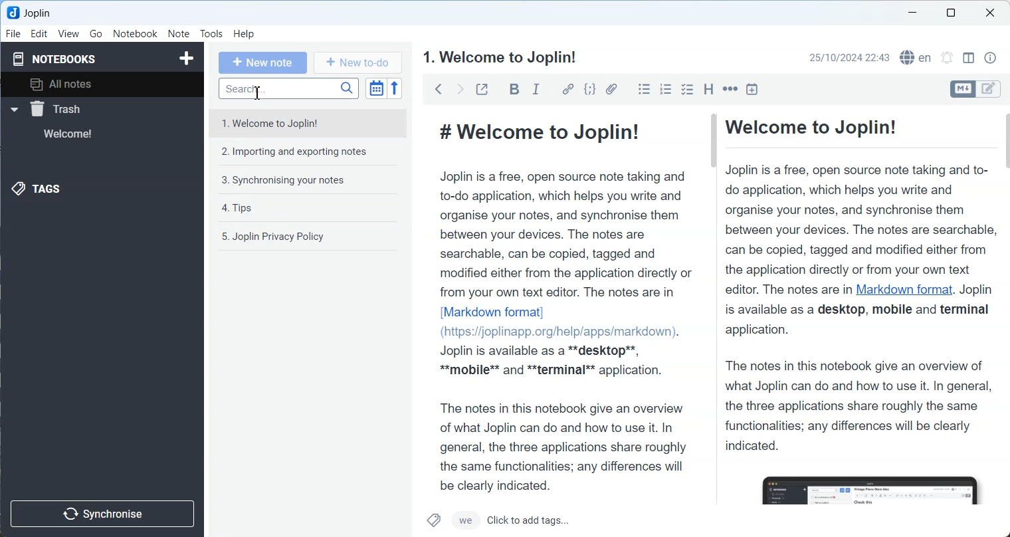  What do you see at coordinates (561, 302) in the screenshot?
I see `# Welcome to Joplin!

Joplin is a free, open source note taking and
to-do application, which helps you write and
organise your notes, and synchronise them
between your devices. The notes are
searchable, can be copied, tagged and
modified either from the application directly or
from your own text editor. The notes are in
[Markdown format]
(https://joplinapp.org/help/apps/markdown).
Joplin is available as a **desktop**,
**mobile** and **terminal** application.
The notes in this notebook give an overview
of what Joplin can do and how to use it. In
general, the three applications share roughly
the same functionalities; any differences will
be clearly indicated.` at bounding box center [561, 302].